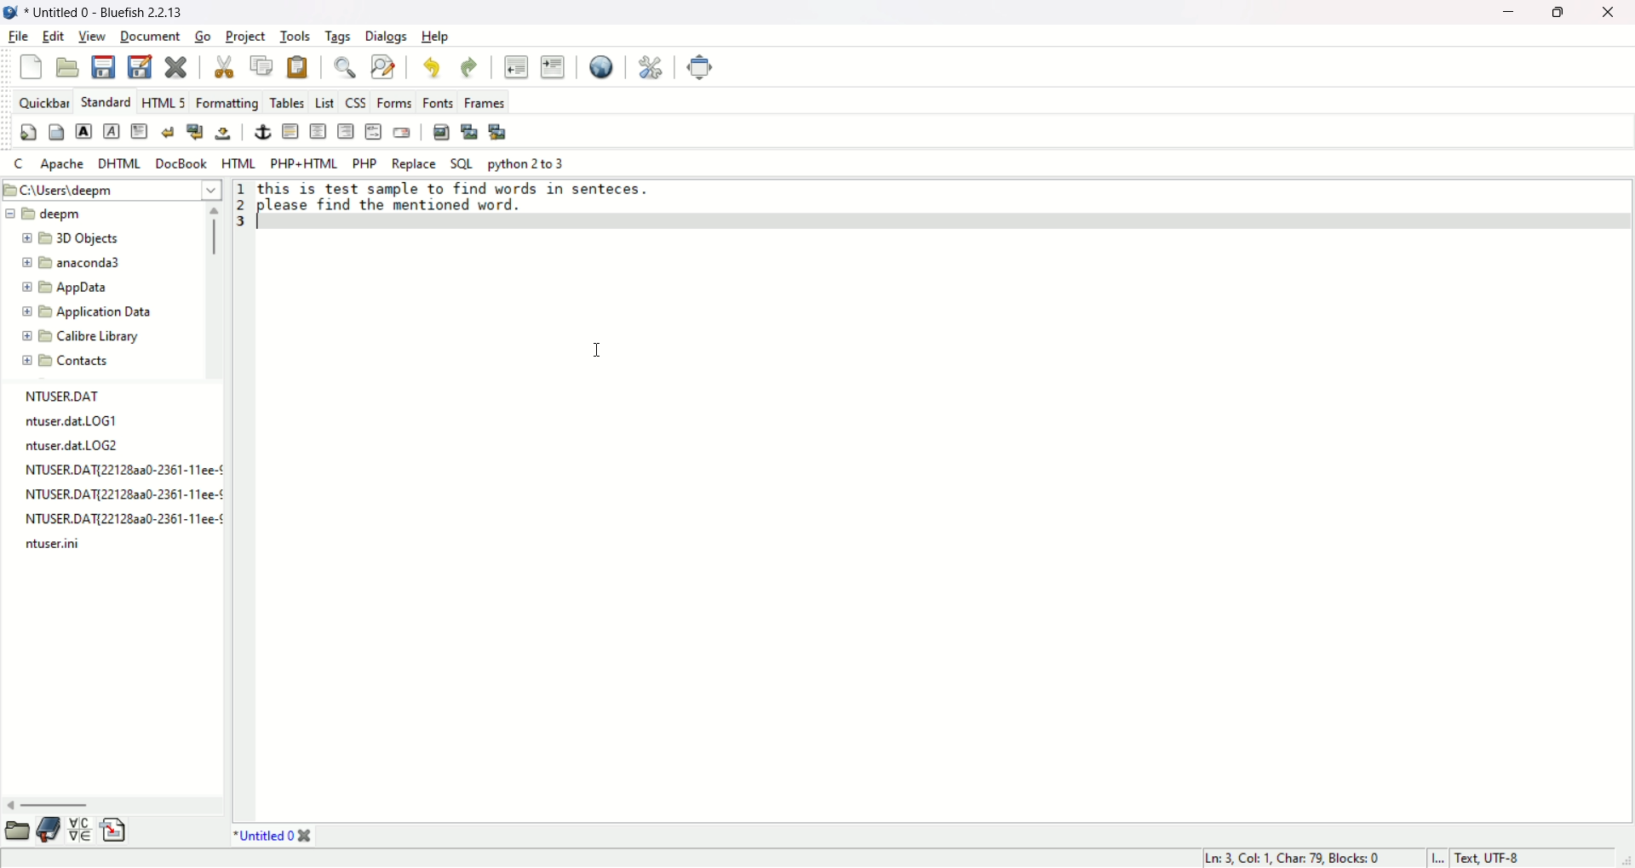  Describe the element at coordinates (16, 831) in the screenshot. I see `open` at that location.